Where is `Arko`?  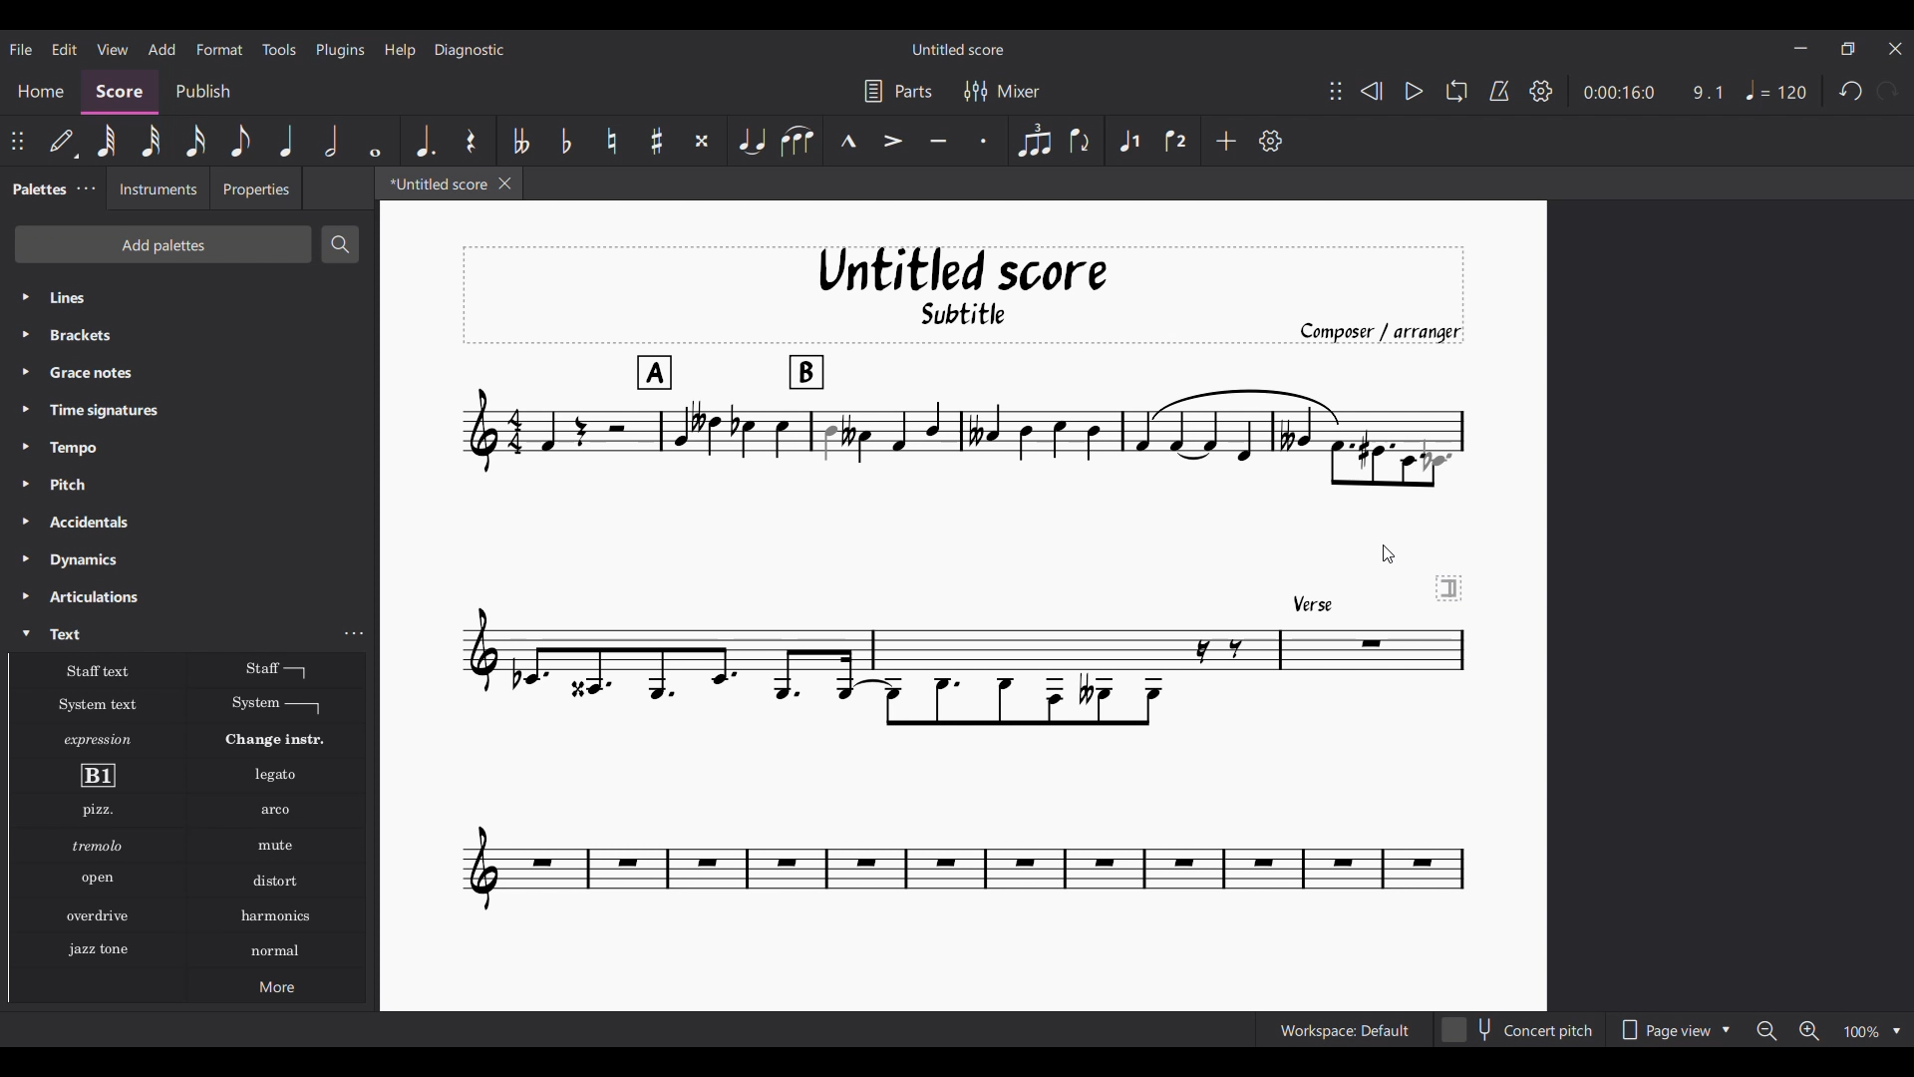 Arko is located at coordinates (276, 811).